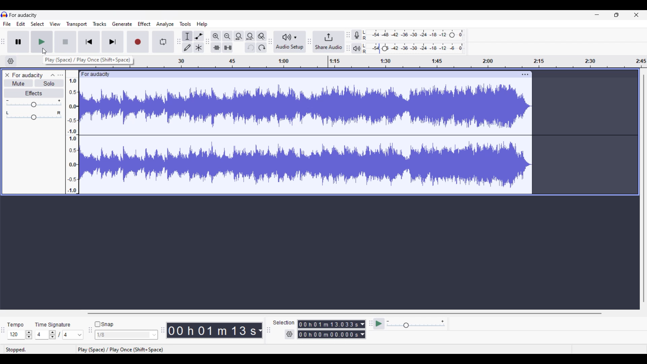 Image resolution: width=647 pixels, height=364 pixels. What do you see at coordinates (597, 14) in the screenshot?
I see `Minimize` at bounding box center [597, 14].